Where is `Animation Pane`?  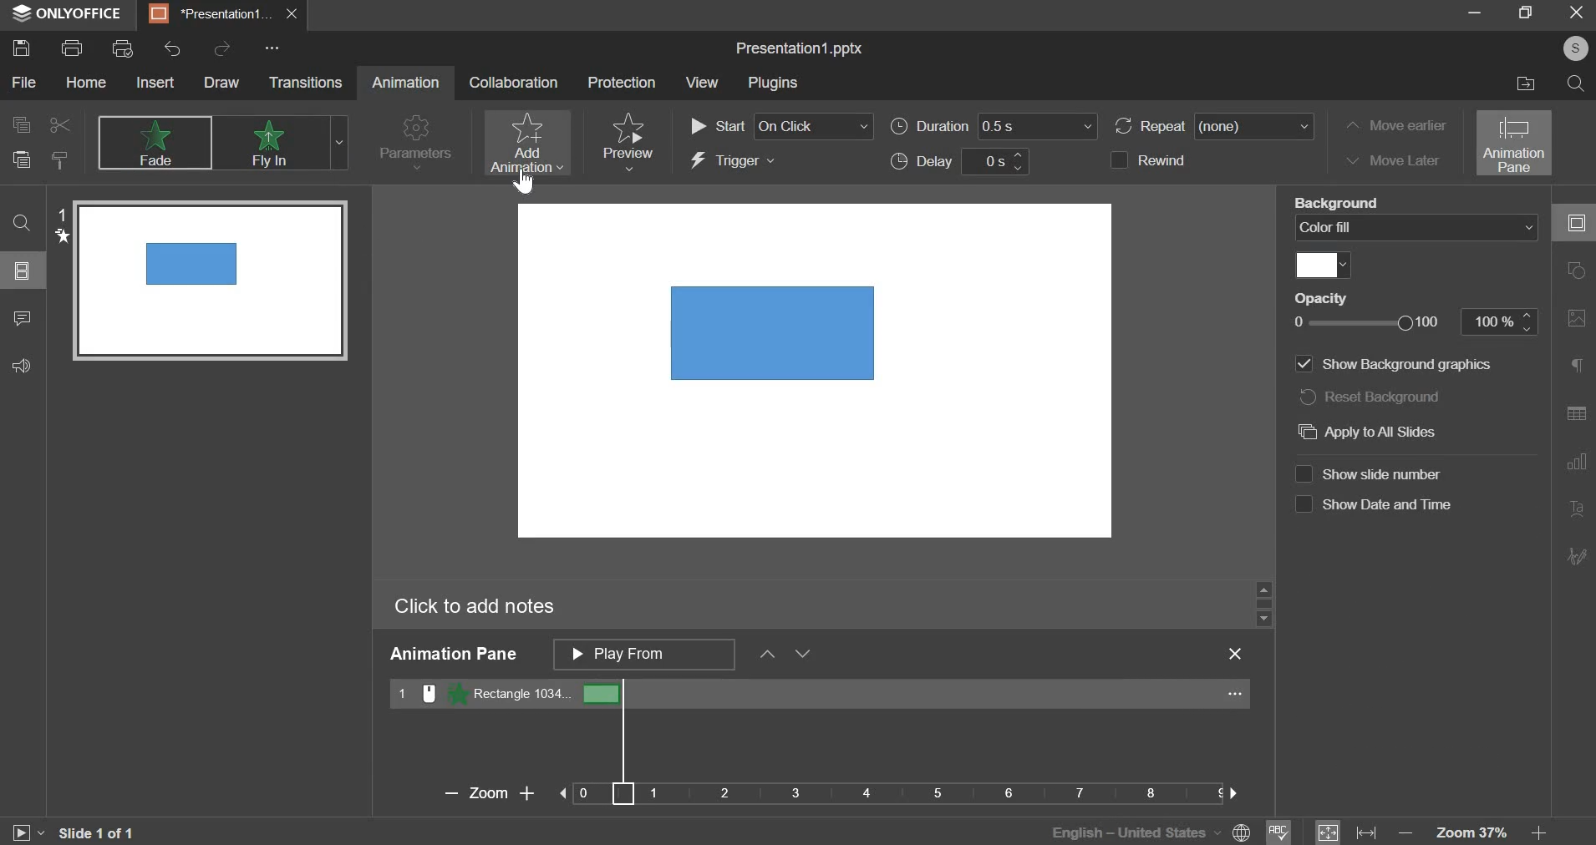
Animation Pane is located at coordinates (1575, 407).